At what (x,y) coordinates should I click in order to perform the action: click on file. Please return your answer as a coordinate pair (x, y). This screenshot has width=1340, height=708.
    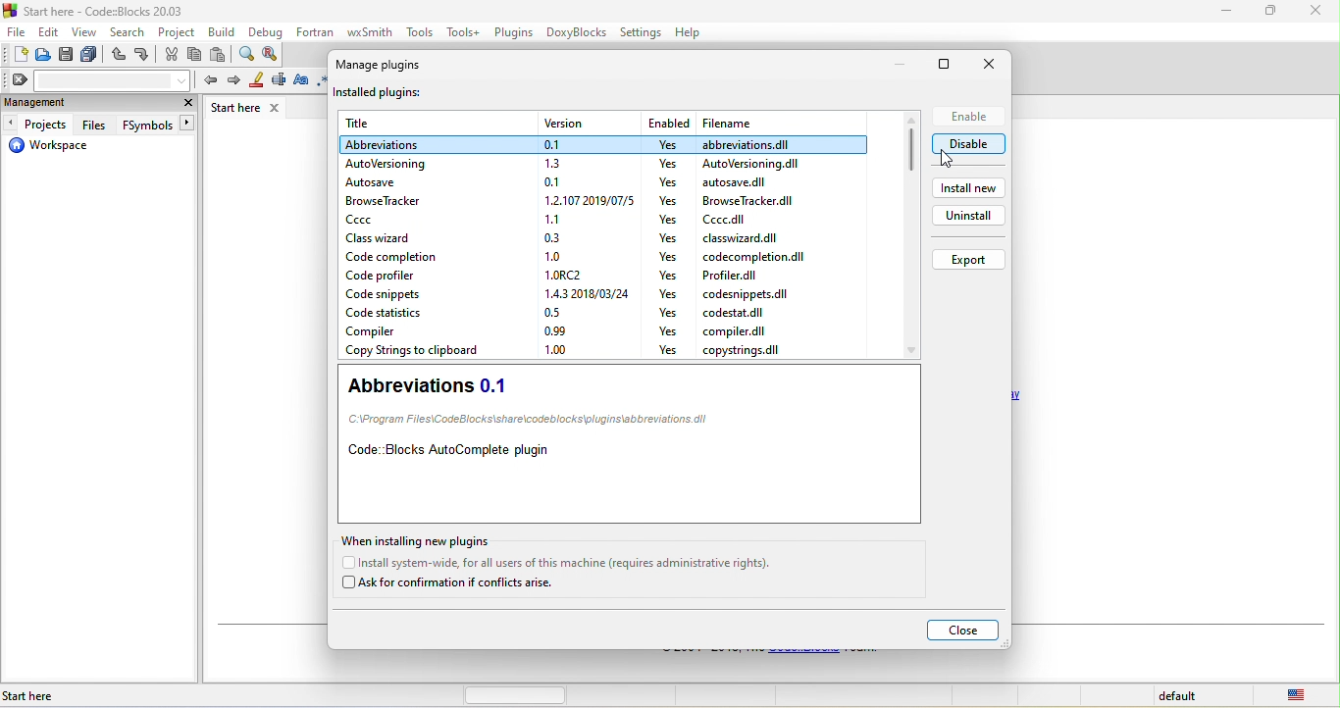
    Looking at the image, I should click on (747, 294).